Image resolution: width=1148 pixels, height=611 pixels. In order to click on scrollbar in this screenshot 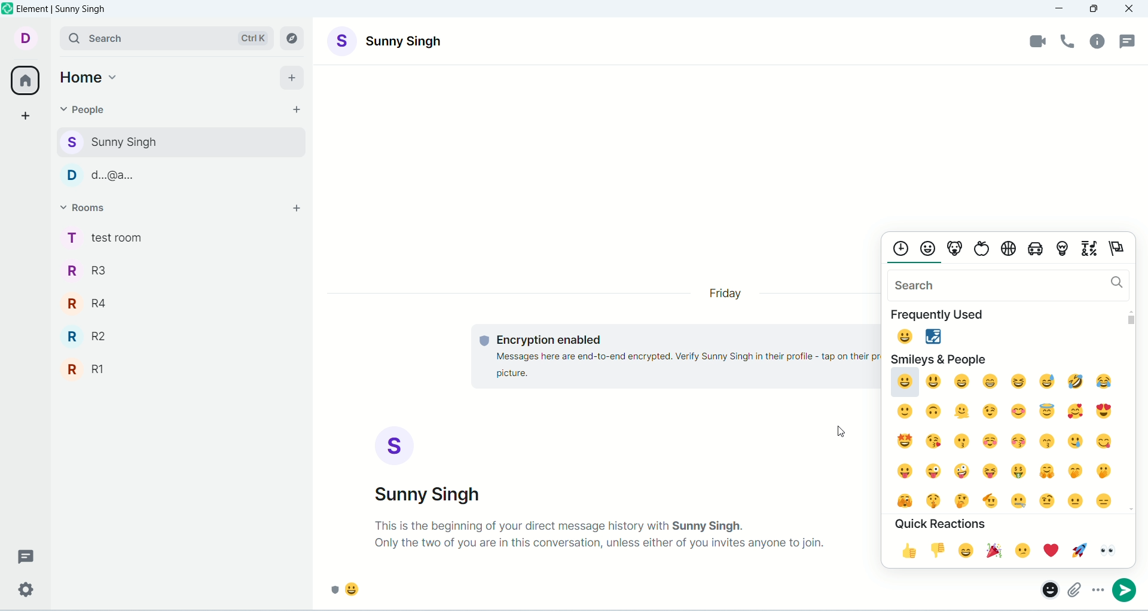, I will do `click(1132, 320)`.